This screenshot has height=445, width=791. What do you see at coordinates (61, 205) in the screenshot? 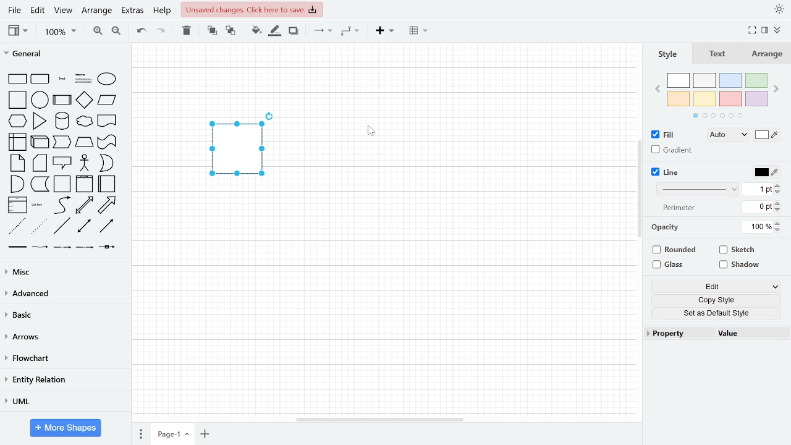
I see `curve` at bounding box center [61, 205].